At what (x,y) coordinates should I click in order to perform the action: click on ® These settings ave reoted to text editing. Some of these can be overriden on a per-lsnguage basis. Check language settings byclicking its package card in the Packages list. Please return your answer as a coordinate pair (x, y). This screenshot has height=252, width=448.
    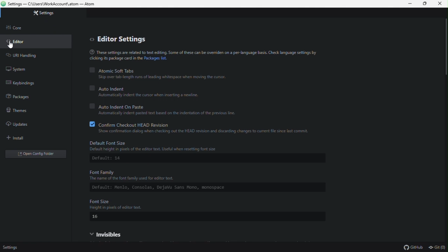
    Looking at the image, I should click on (204, 55).